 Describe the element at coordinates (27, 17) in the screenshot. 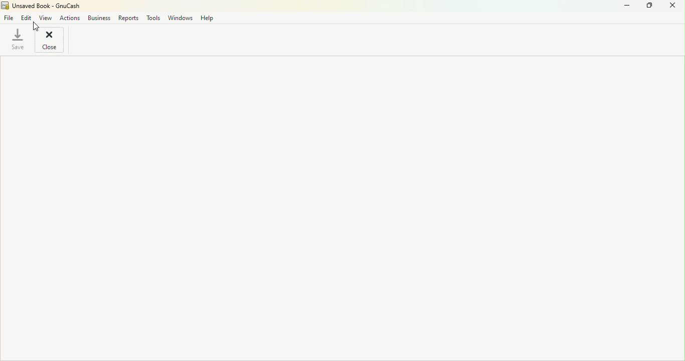

I see `Edit` at that location.